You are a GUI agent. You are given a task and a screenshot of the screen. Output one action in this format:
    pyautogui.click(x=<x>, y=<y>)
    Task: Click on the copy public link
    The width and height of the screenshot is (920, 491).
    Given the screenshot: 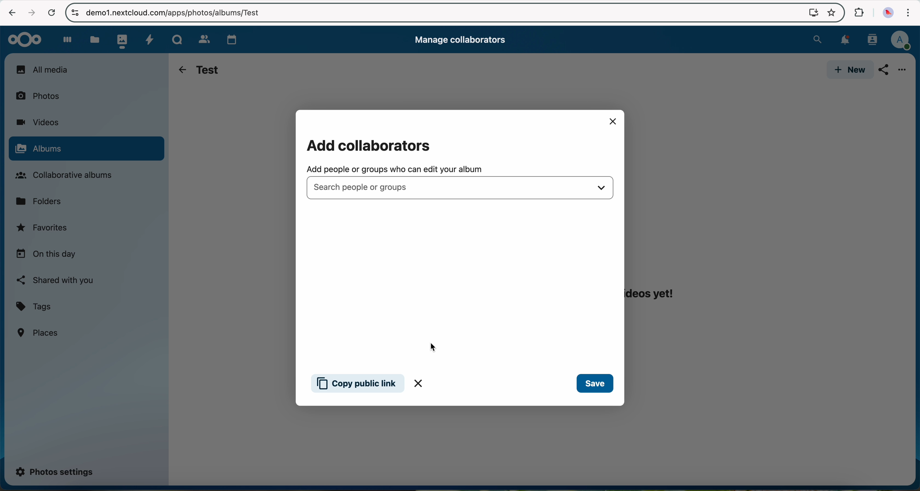 What is the action you would take?
    pyautogui.click(x=360, y=383)
    